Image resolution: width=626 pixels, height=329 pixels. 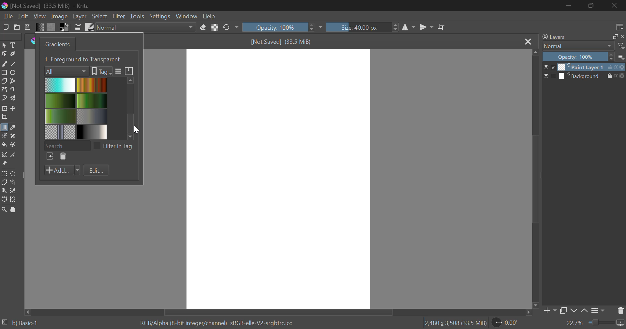 What do you see at coordinates (231, 28) in the screenshot?
I see `Rotate` at bounding box center [231, 28].